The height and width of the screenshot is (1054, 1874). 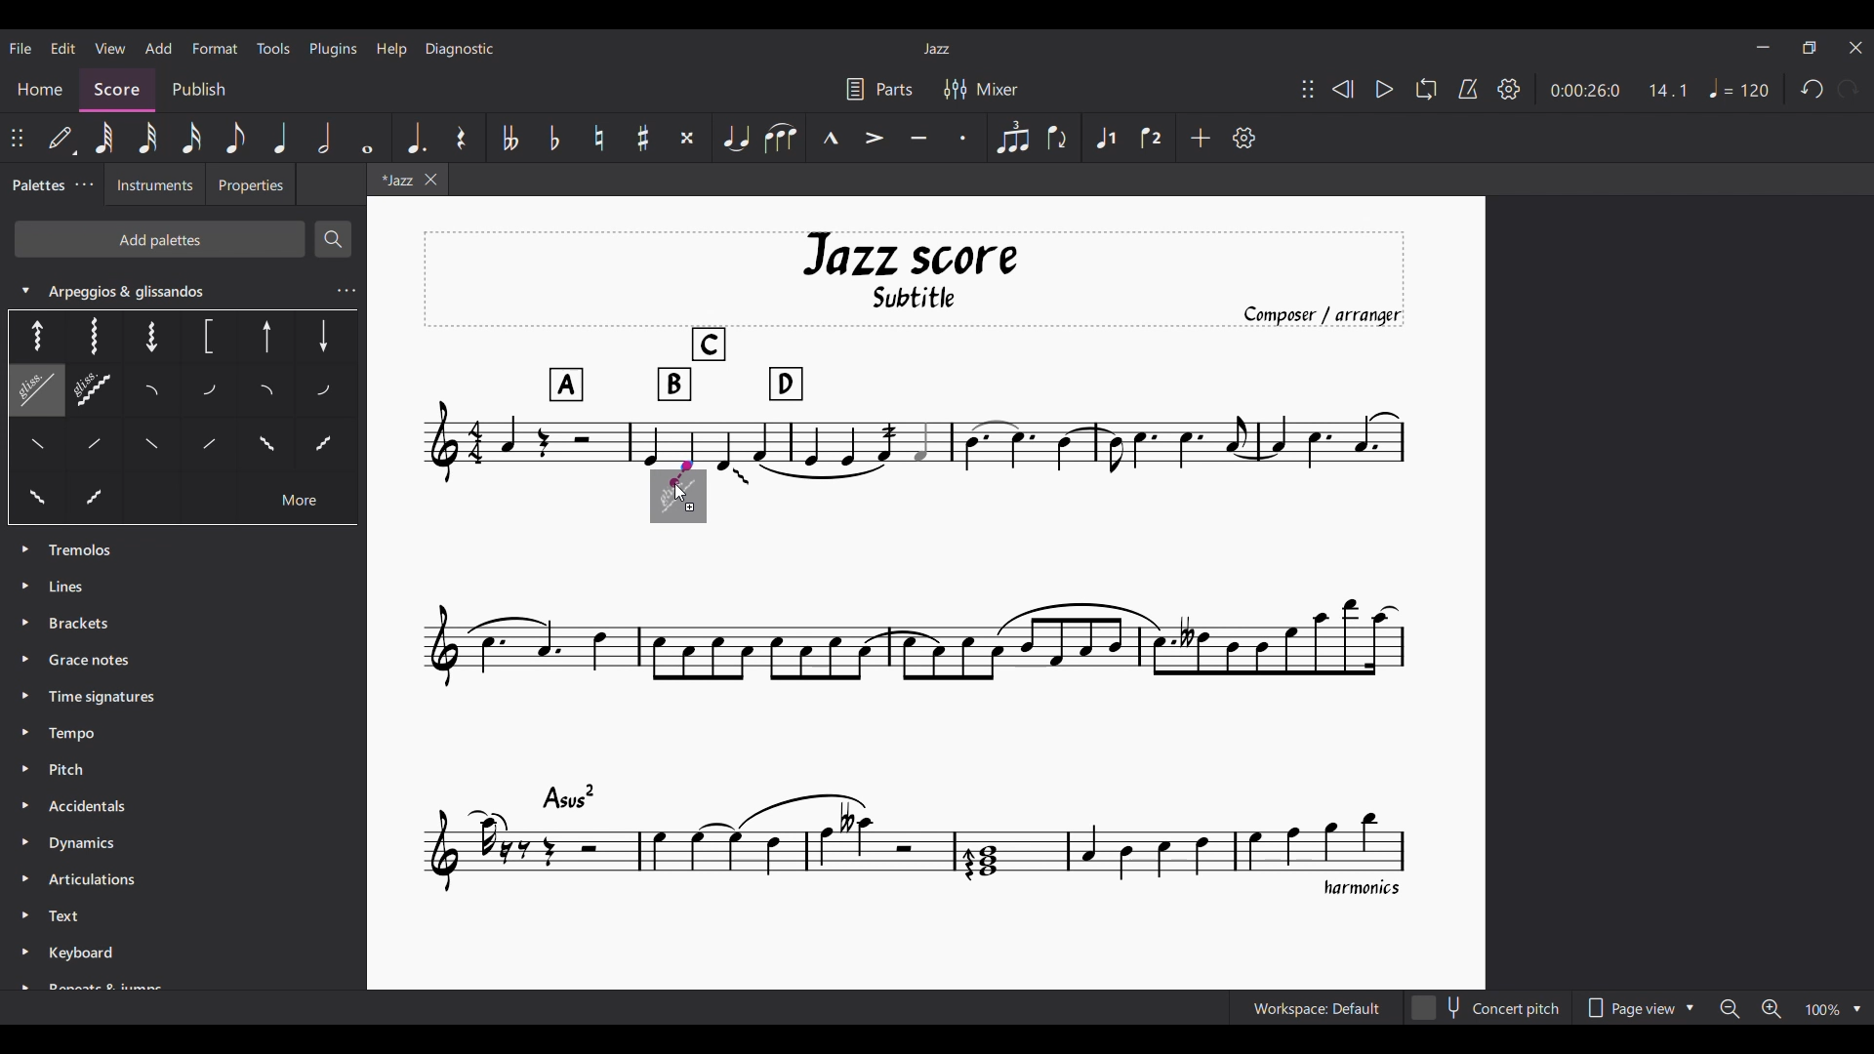 What do you see at coordinates (325, 138) in the screenshot?
I see `Half note` at bounding box center [325, 138].